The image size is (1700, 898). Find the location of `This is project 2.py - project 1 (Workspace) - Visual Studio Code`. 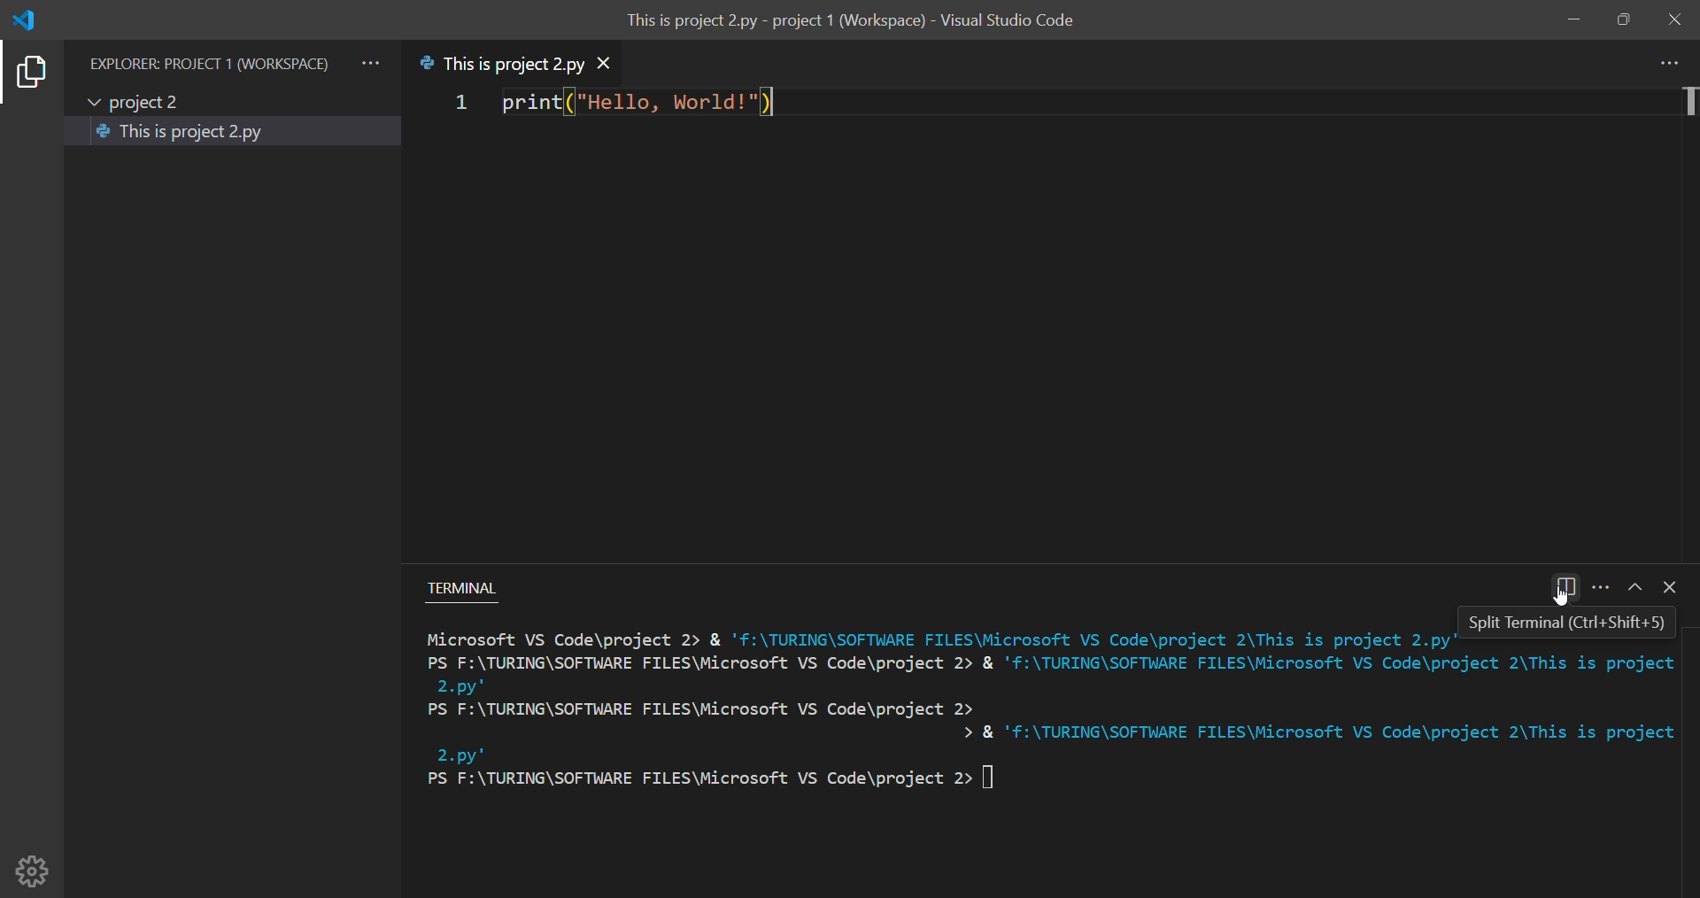

This is project 2.py - project 1 (Workspace) - Visual Studio Code is located at coordinates (859, 22).